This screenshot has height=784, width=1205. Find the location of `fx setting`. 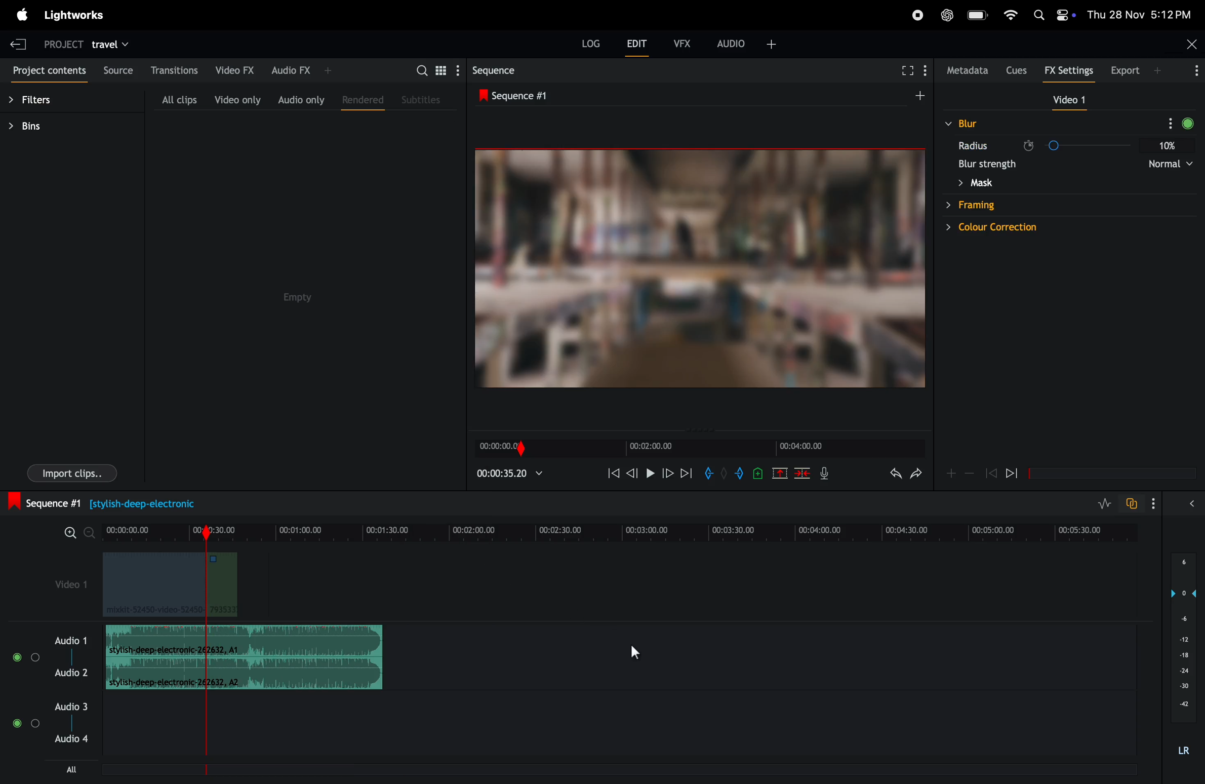

fx setting is located at coordinates (1067, 71).